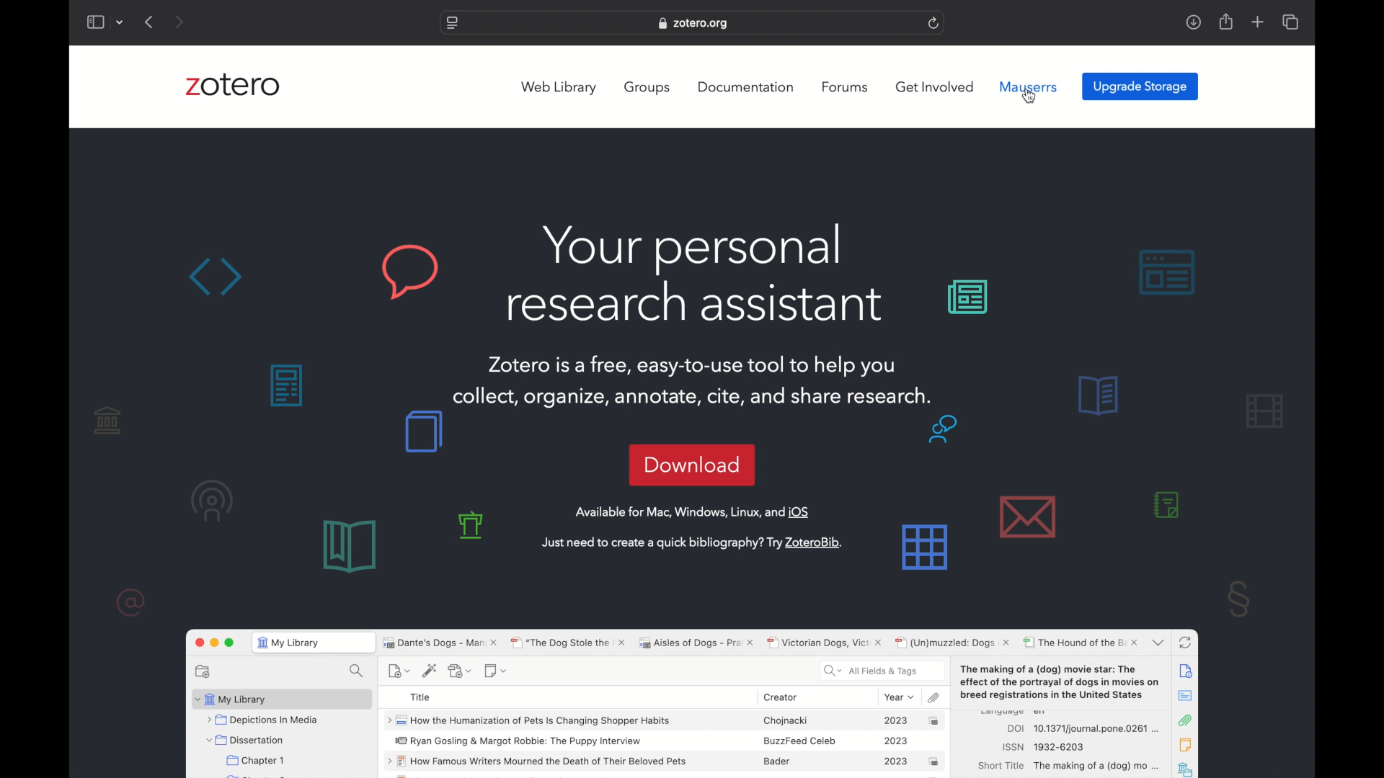  I want to click on share, so click(1227, 22).